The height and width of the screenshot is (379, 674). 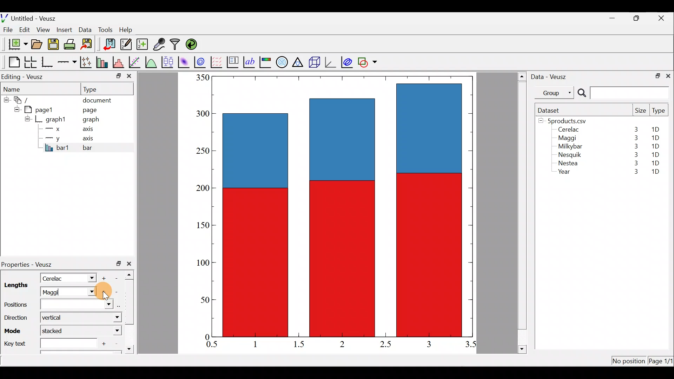 I want to click on minimize, so click(x=616, y=18).